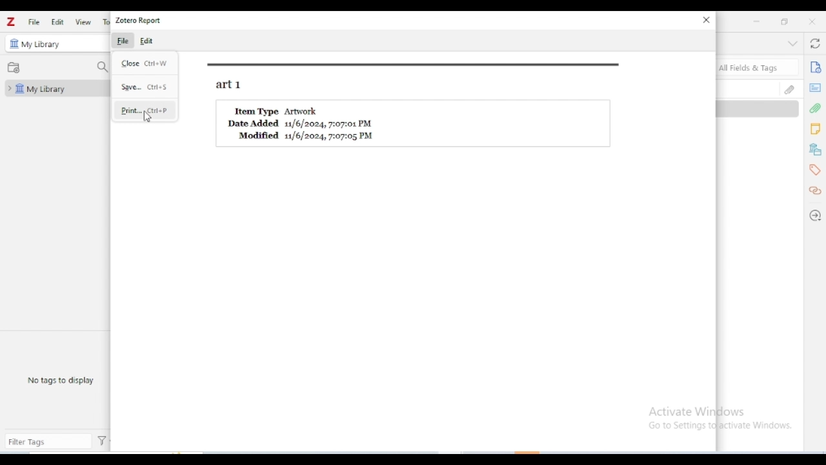  Describe the element at coordinates (102, 441) in the screenshot. I see `actions` at that location.